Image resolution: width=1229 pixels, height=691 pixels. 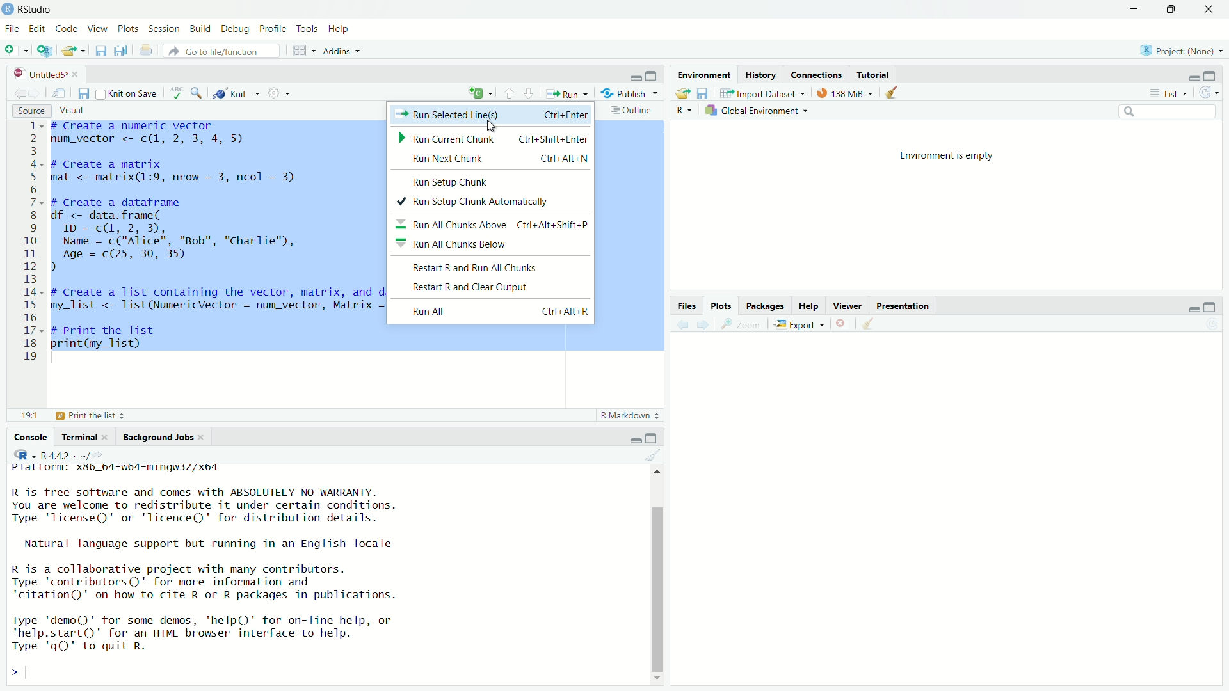 What do you see at coordinates (1192, 77) in the screenshot?
I see `minimise` at bounding box center [1192, 77].